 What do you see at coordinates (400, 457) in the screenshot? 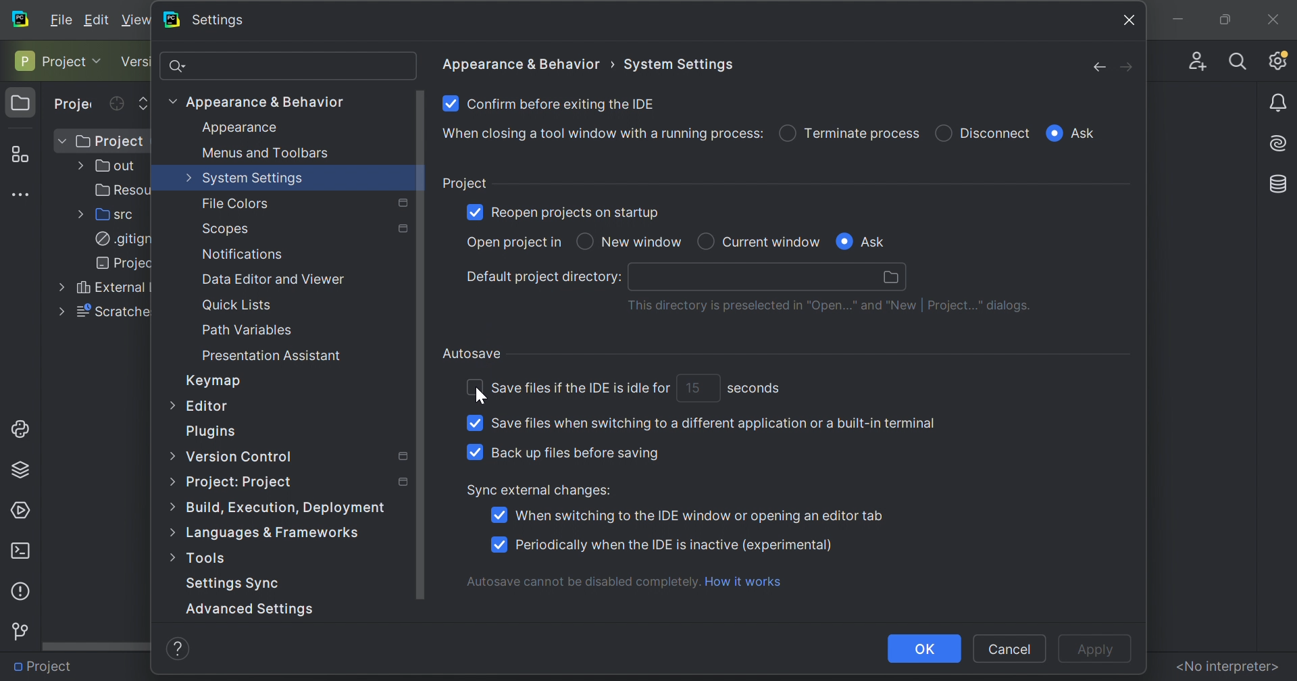
I see `Settings marked with this icon are only applied to the current project. Non-marked settings are applied to all projects.` at bounding box center [400, 457].